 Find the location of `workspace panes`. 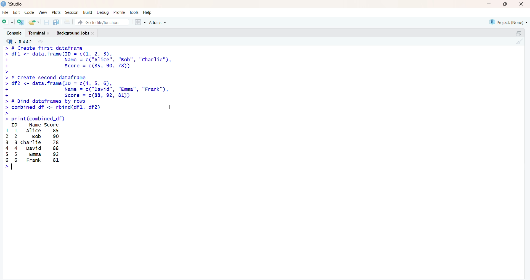

workspace panes is located at coordinates (140, 22).